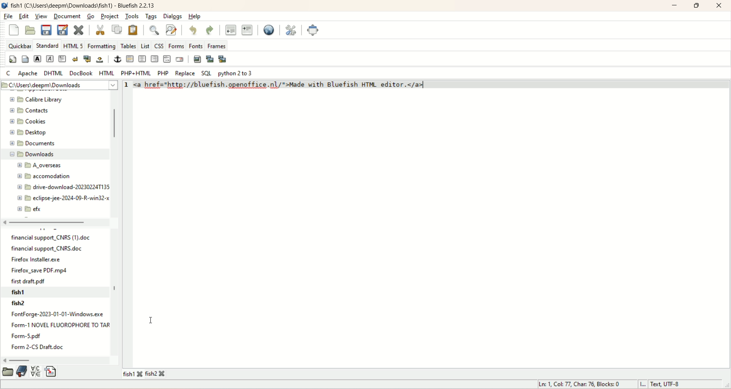 The height and width of the screenshot is (389, 731). Describe the element at coordinates (58, 304) in the screenshot. I see `fish2` at that location.